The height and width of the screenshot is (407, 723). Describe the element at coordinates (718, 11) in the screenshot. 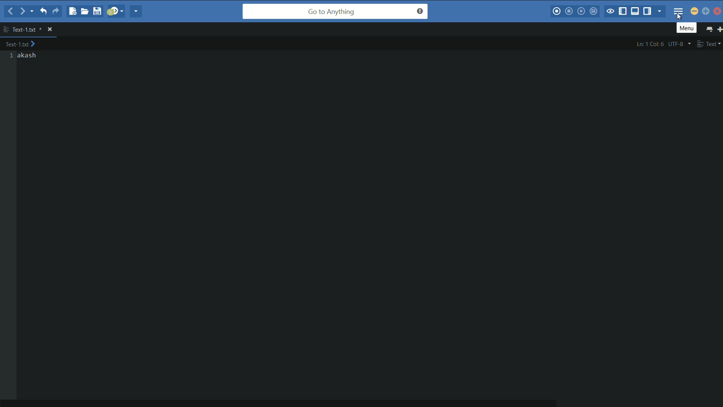

I see `Close` at that location.